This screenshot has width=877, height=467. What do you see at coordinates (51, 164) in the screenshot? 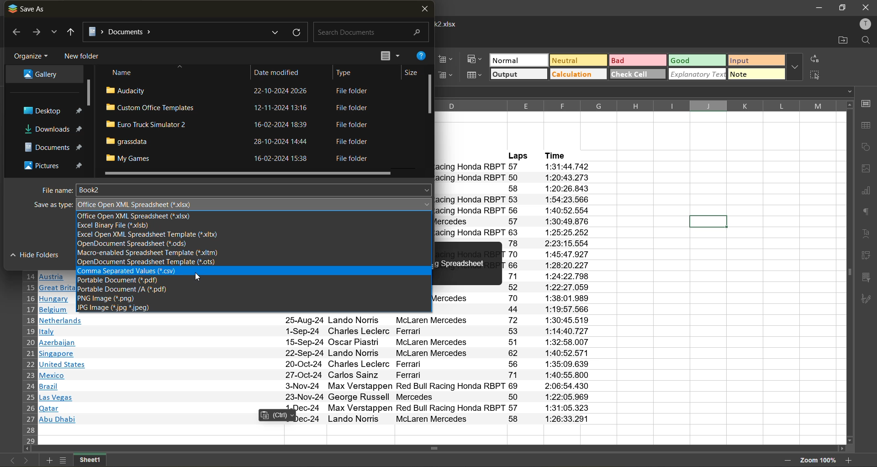
I see `folder` at bounding box center [51, 164].